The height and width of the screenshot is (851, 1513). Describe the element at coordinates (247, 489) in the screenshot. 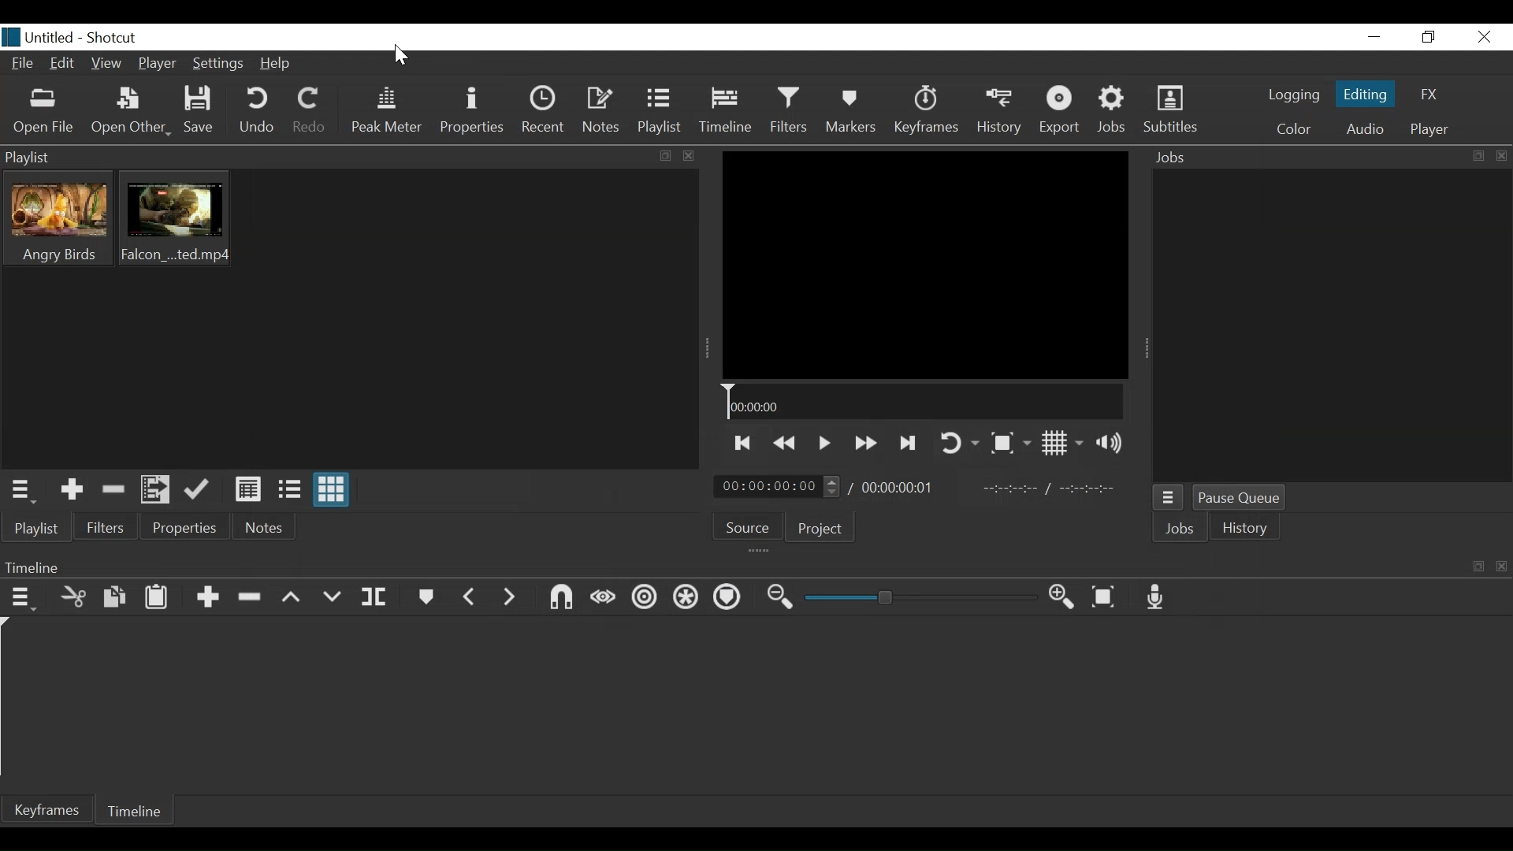

I see `View as Detail` at that location.